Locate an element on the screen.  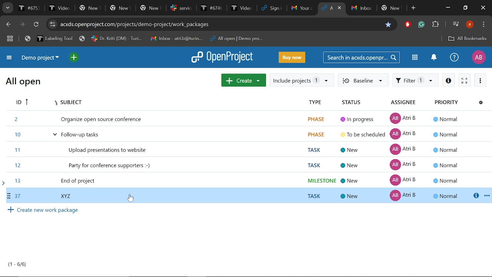
Activate zen mode is located at coordinates (465, 80).